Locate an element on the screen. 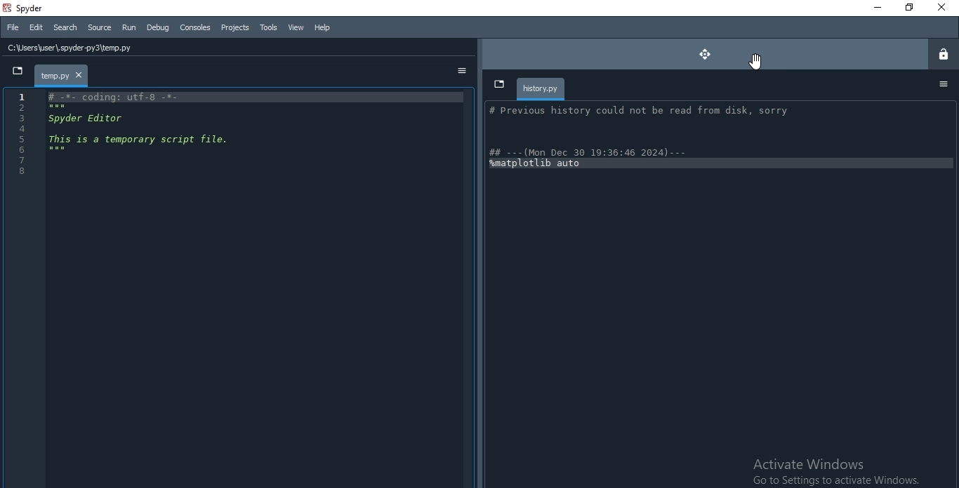 The image size is (959, 488). Edit is located at coordinates (35, 29).